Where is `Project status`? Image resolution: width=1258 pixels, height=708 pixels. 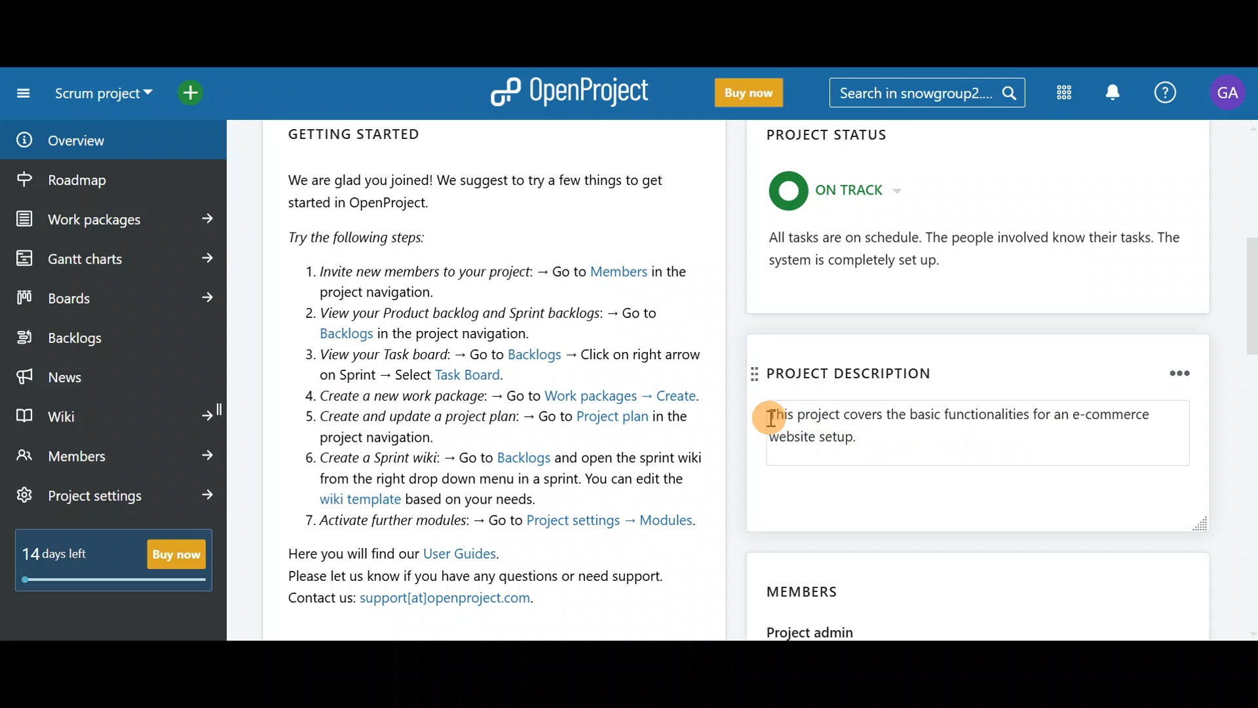
Project status is located at coordinates (980, 221).